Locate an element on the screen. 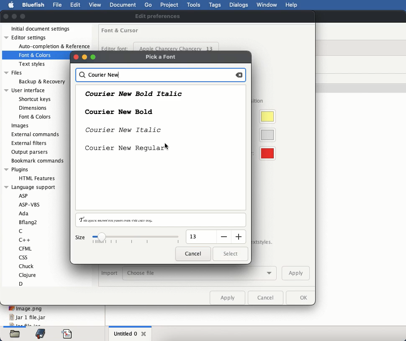 This screenshot has width=406, height=341. tools is located at coordinates (194, 5).